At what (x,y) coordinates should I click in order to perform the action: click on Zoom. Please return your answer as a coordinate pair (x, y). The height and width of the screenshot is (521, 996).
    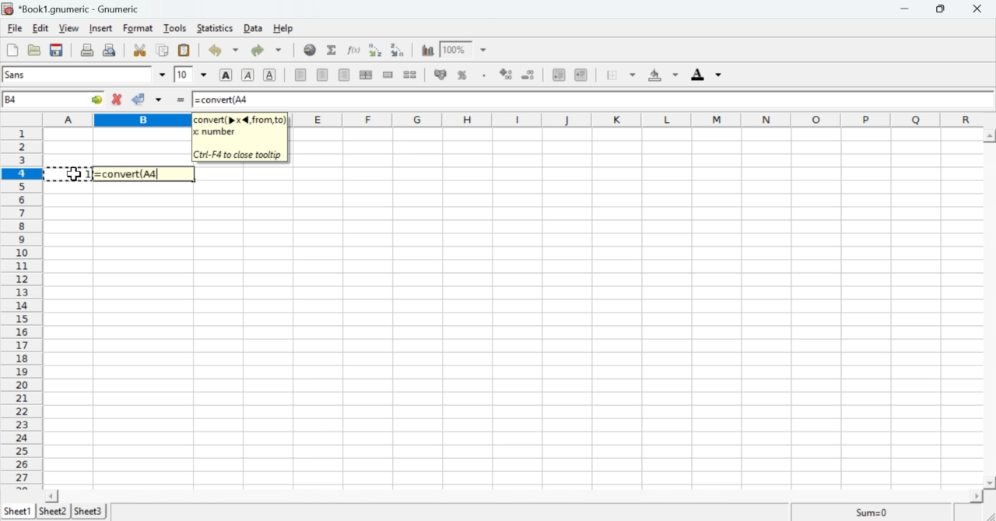
    Looking at the image, I should click on (465, 47).